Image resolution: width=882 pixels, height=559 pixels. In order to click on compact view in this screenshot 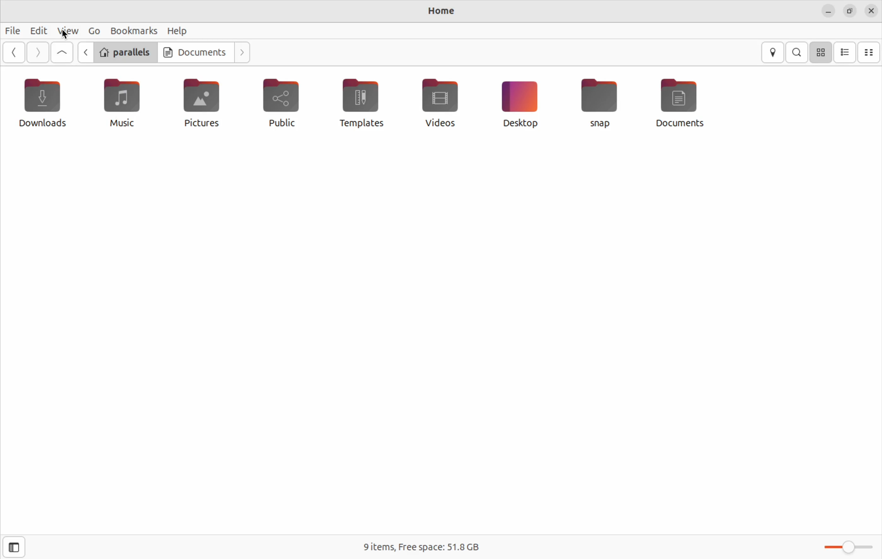, I will do `click(870, 53)`.